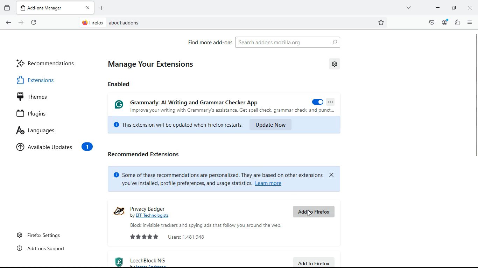  I want to click on maximize, so click(453, 8).